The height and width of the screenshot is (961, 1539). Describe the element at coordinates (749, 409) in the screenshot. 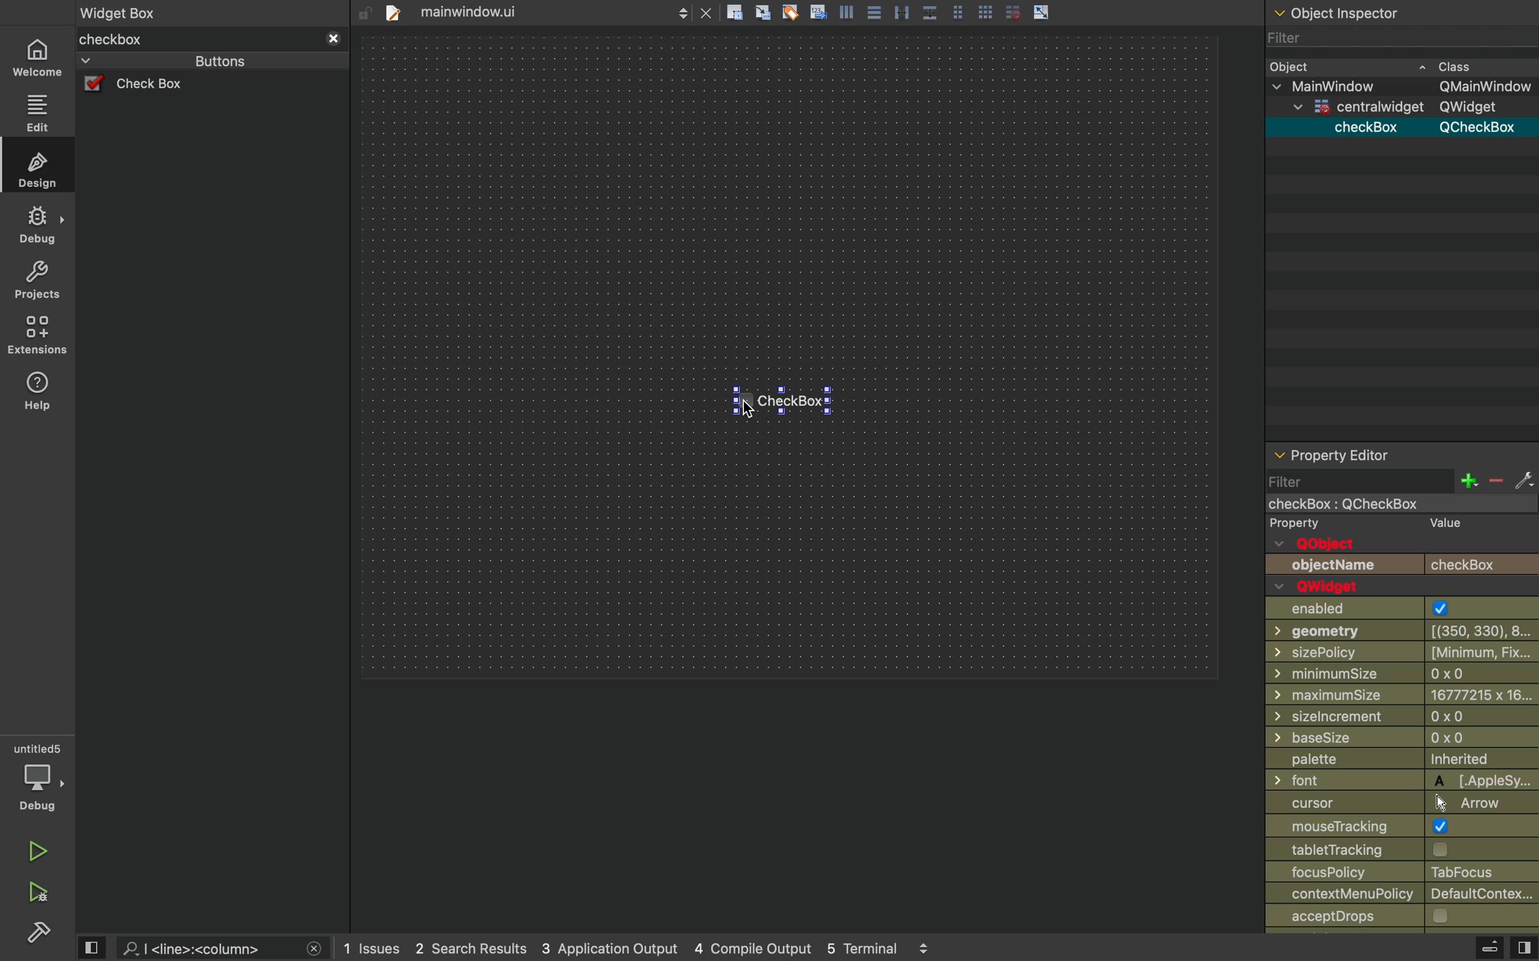

I see `cursor` at that location.